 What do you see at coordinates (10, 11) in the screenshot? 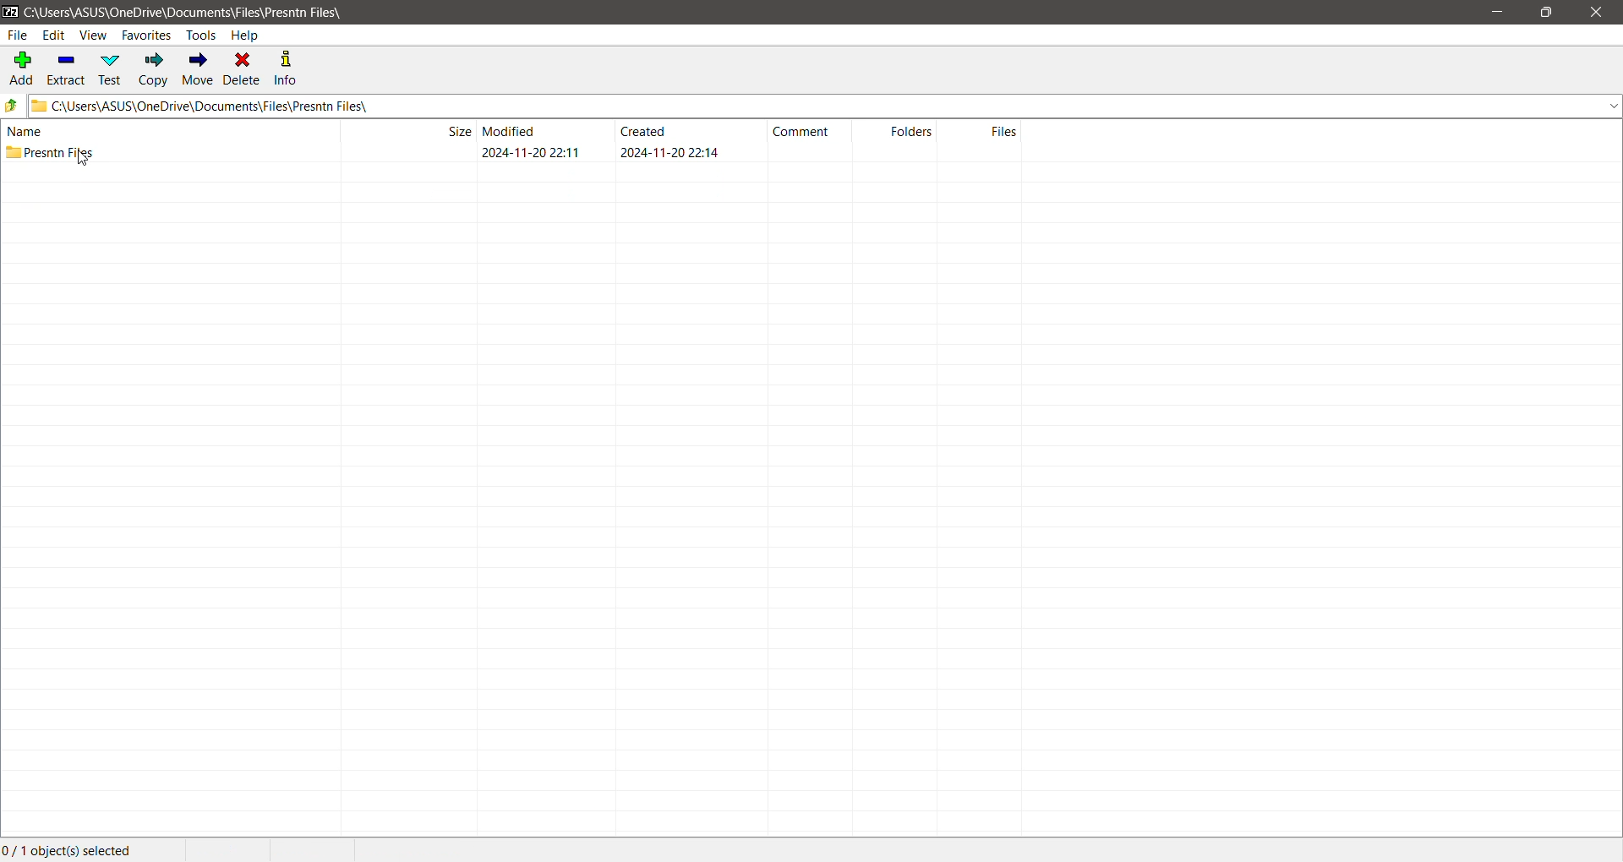
I see `Application Logo` at bounding box center [10, 11].